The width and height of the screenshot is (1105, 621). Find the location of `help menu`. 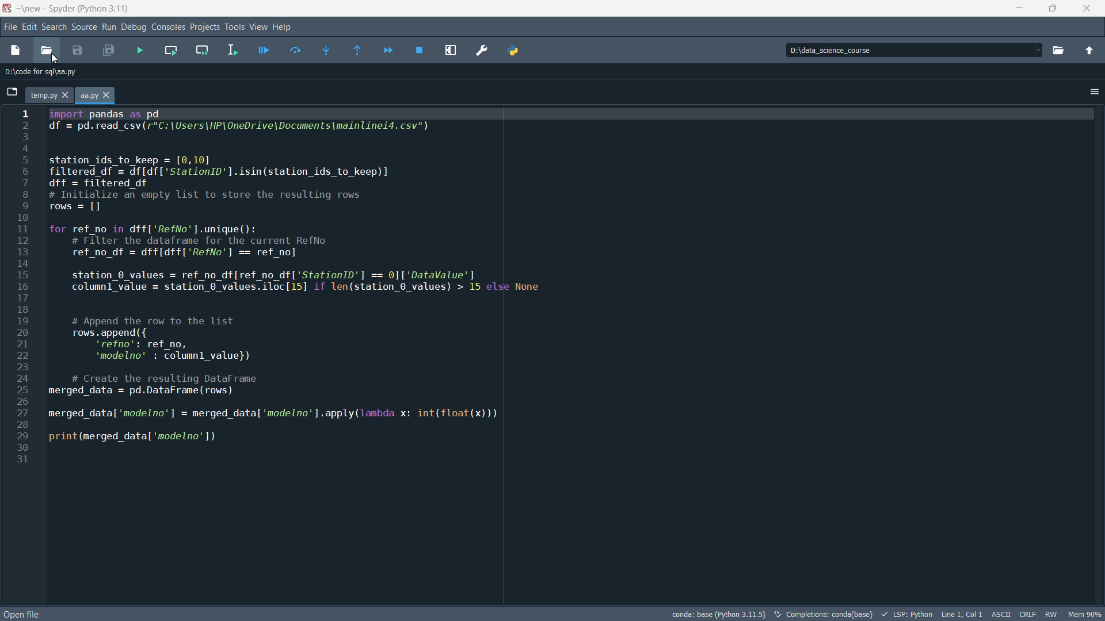

help menu is located at coordinates (283, 27).